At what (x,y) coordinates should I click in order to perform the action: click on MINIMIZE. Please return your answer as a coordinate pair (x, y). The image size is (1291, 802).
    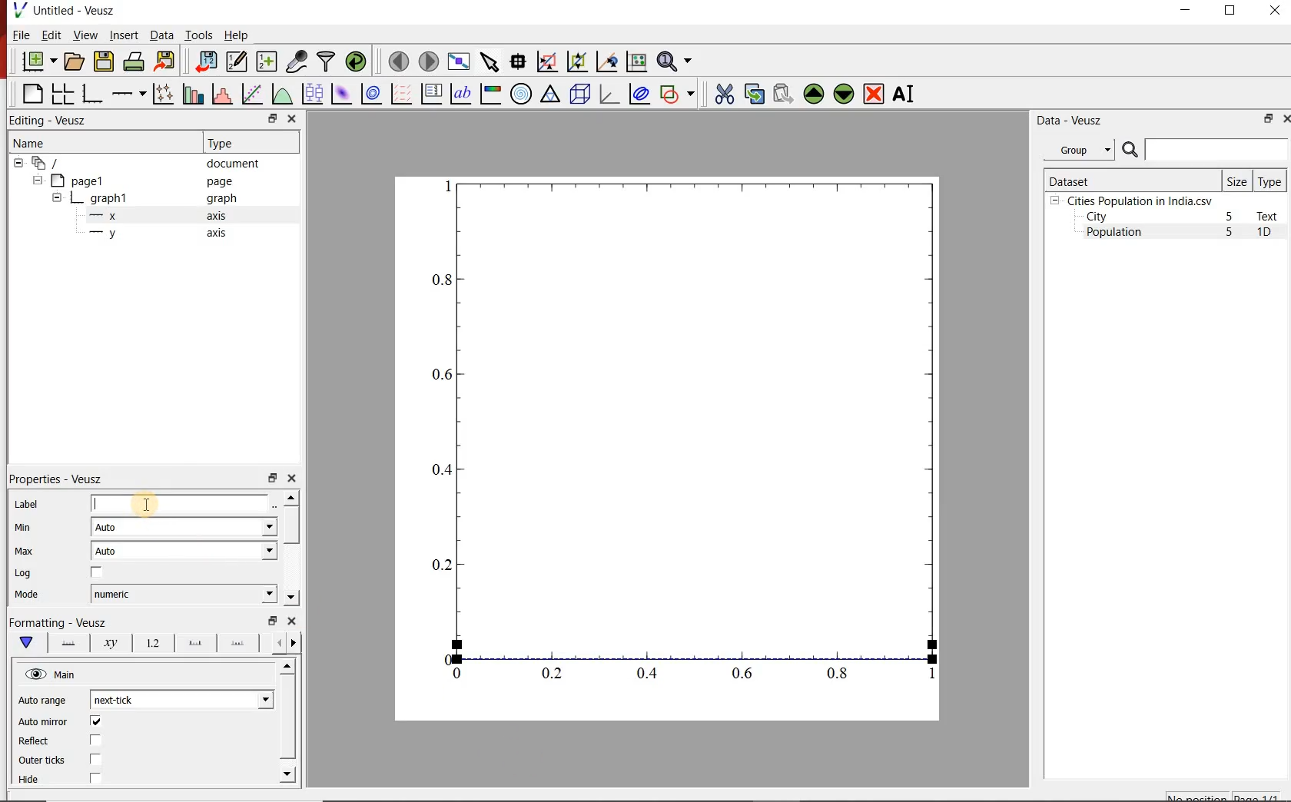
    Looking at the image, I should click on (1186, 10).